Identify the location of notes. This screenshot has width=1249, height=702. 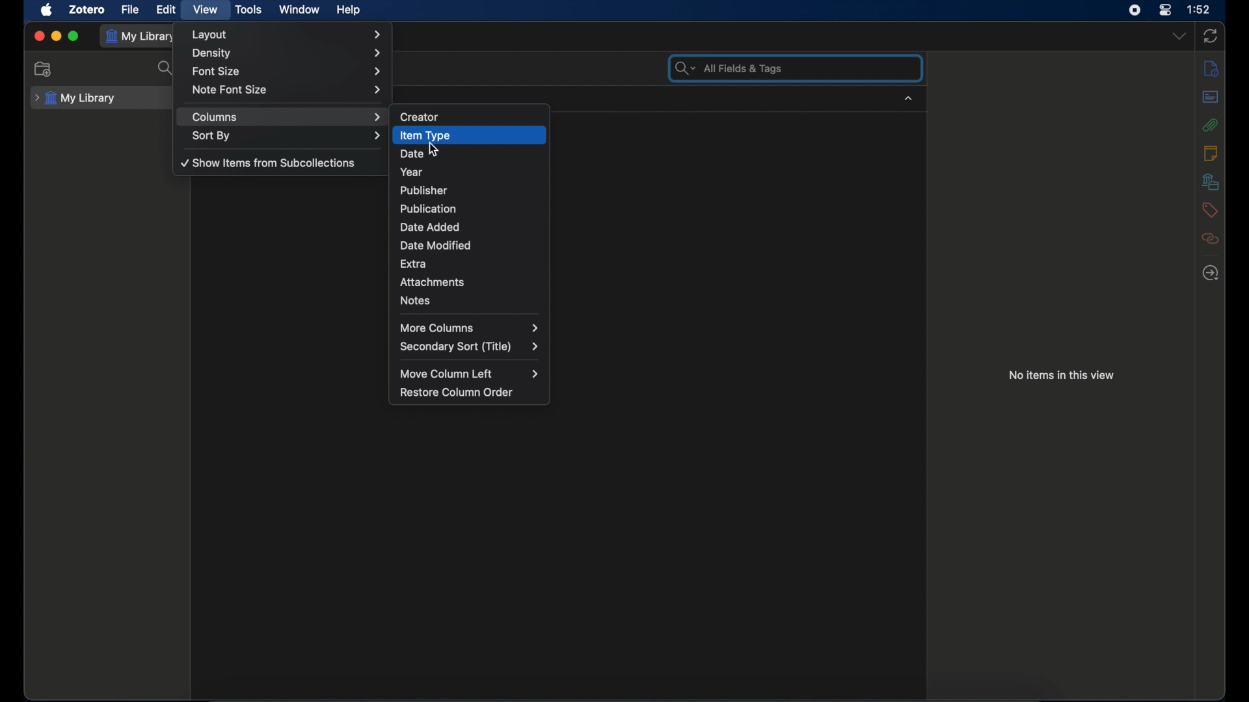
(1211, 153).